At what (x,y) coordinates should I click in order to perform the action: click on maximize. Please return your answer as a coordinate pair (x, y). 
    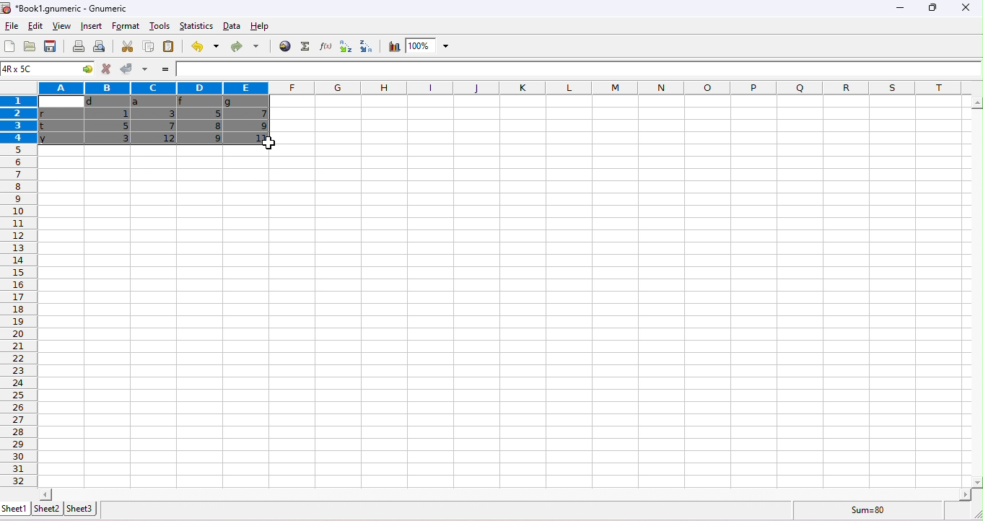
    Looking at the image, I should click on (933, 9).